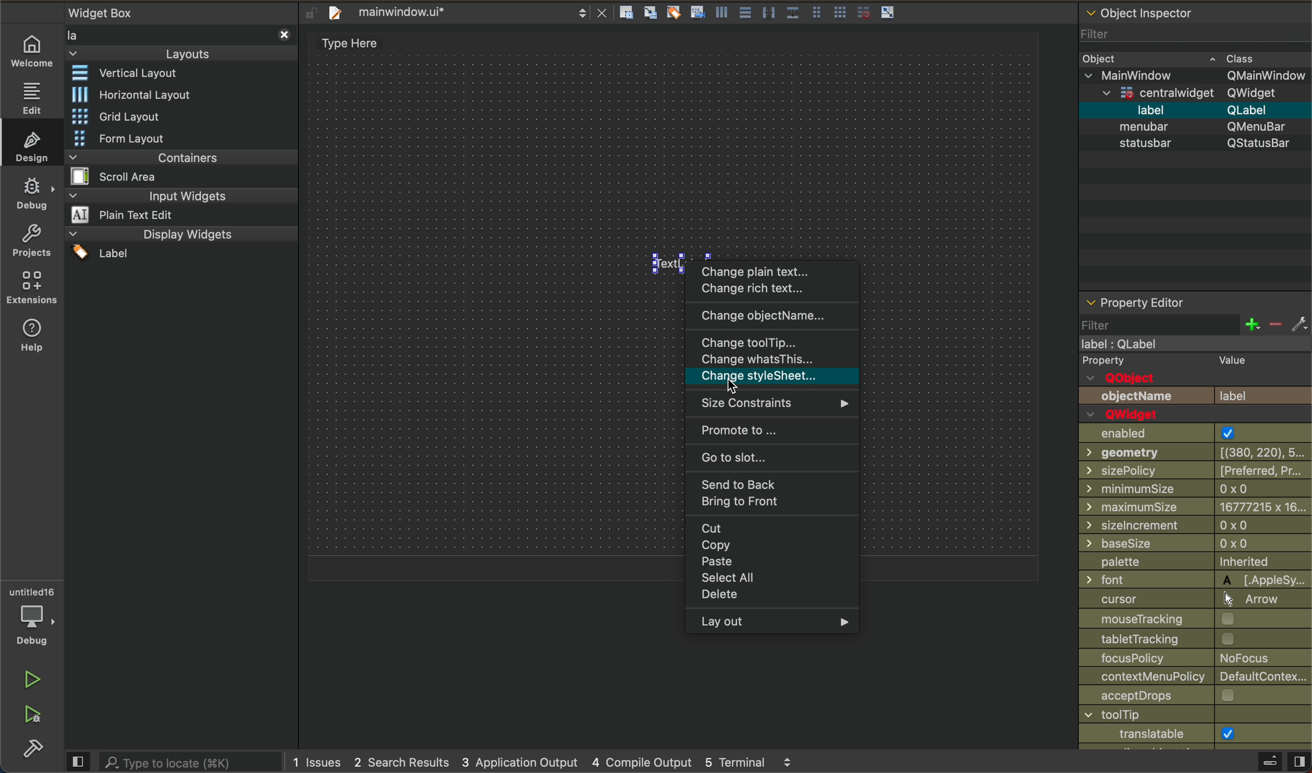  Describe the element at coordinates (131, 94) in the screenshot. I see `horizontal ` at that location.